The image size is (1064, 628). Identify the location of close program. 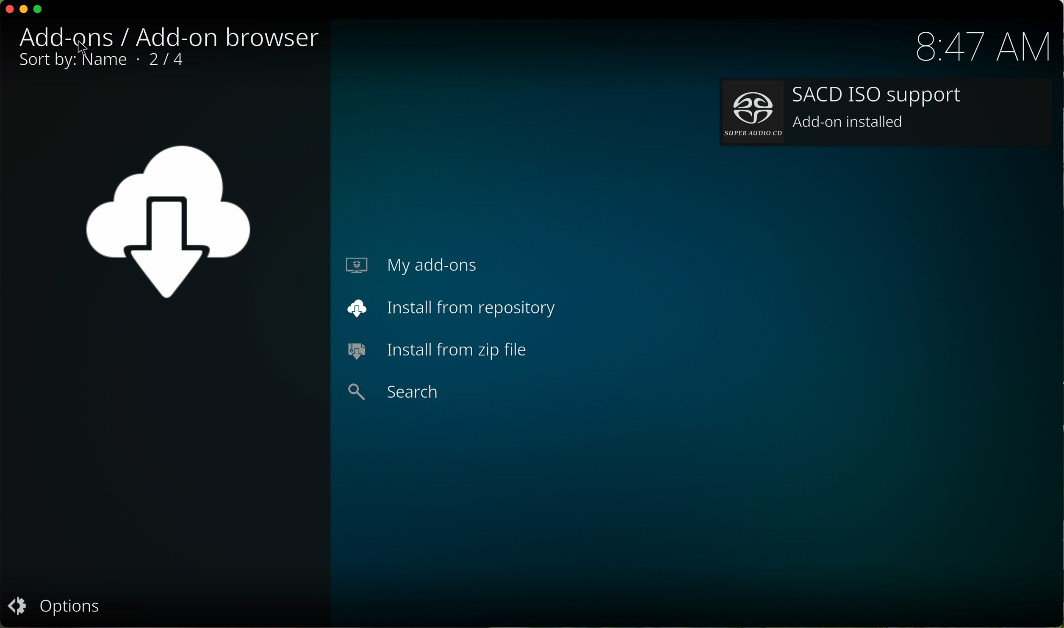
(8, 10).